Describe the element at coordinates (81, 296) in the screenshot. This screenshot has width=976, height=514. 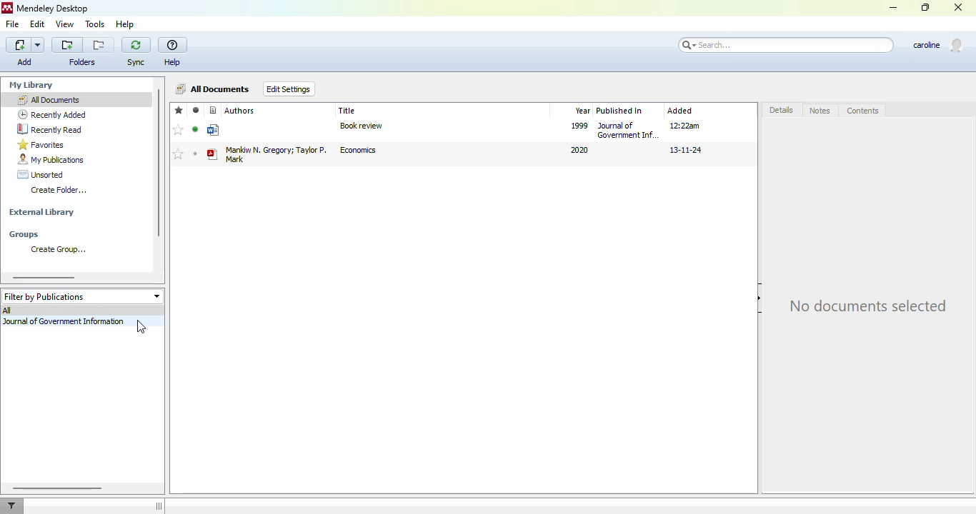
I see `filter by publications` at that location.